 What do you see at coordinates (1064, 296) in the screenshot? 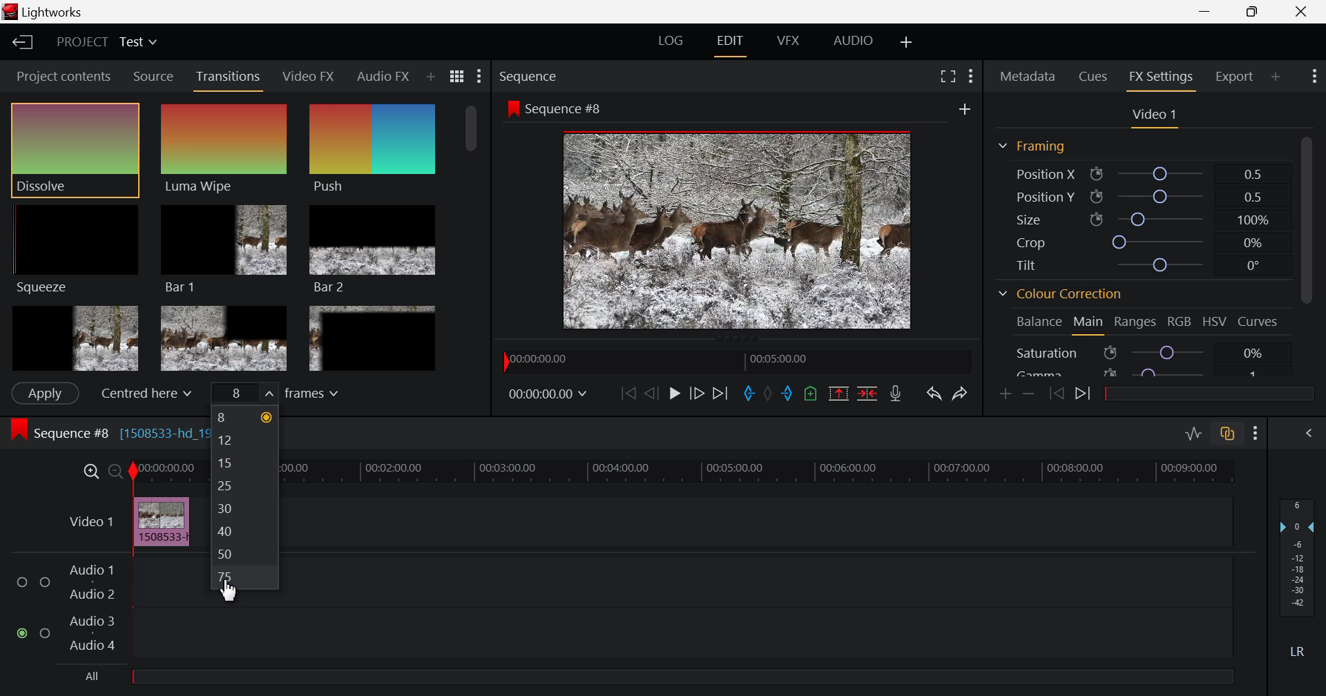
I see `Colour Correction` at bounding box center [1064, 296].